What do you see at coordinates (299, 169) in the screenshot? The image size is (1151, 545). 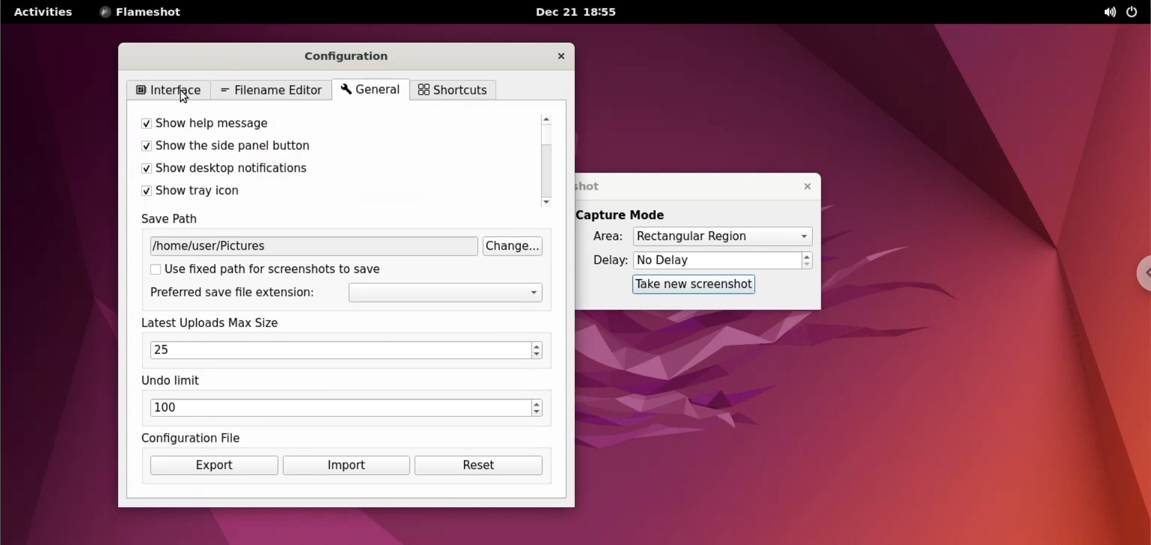 I see `show desktop notifications` at bounding box center [299, 169].